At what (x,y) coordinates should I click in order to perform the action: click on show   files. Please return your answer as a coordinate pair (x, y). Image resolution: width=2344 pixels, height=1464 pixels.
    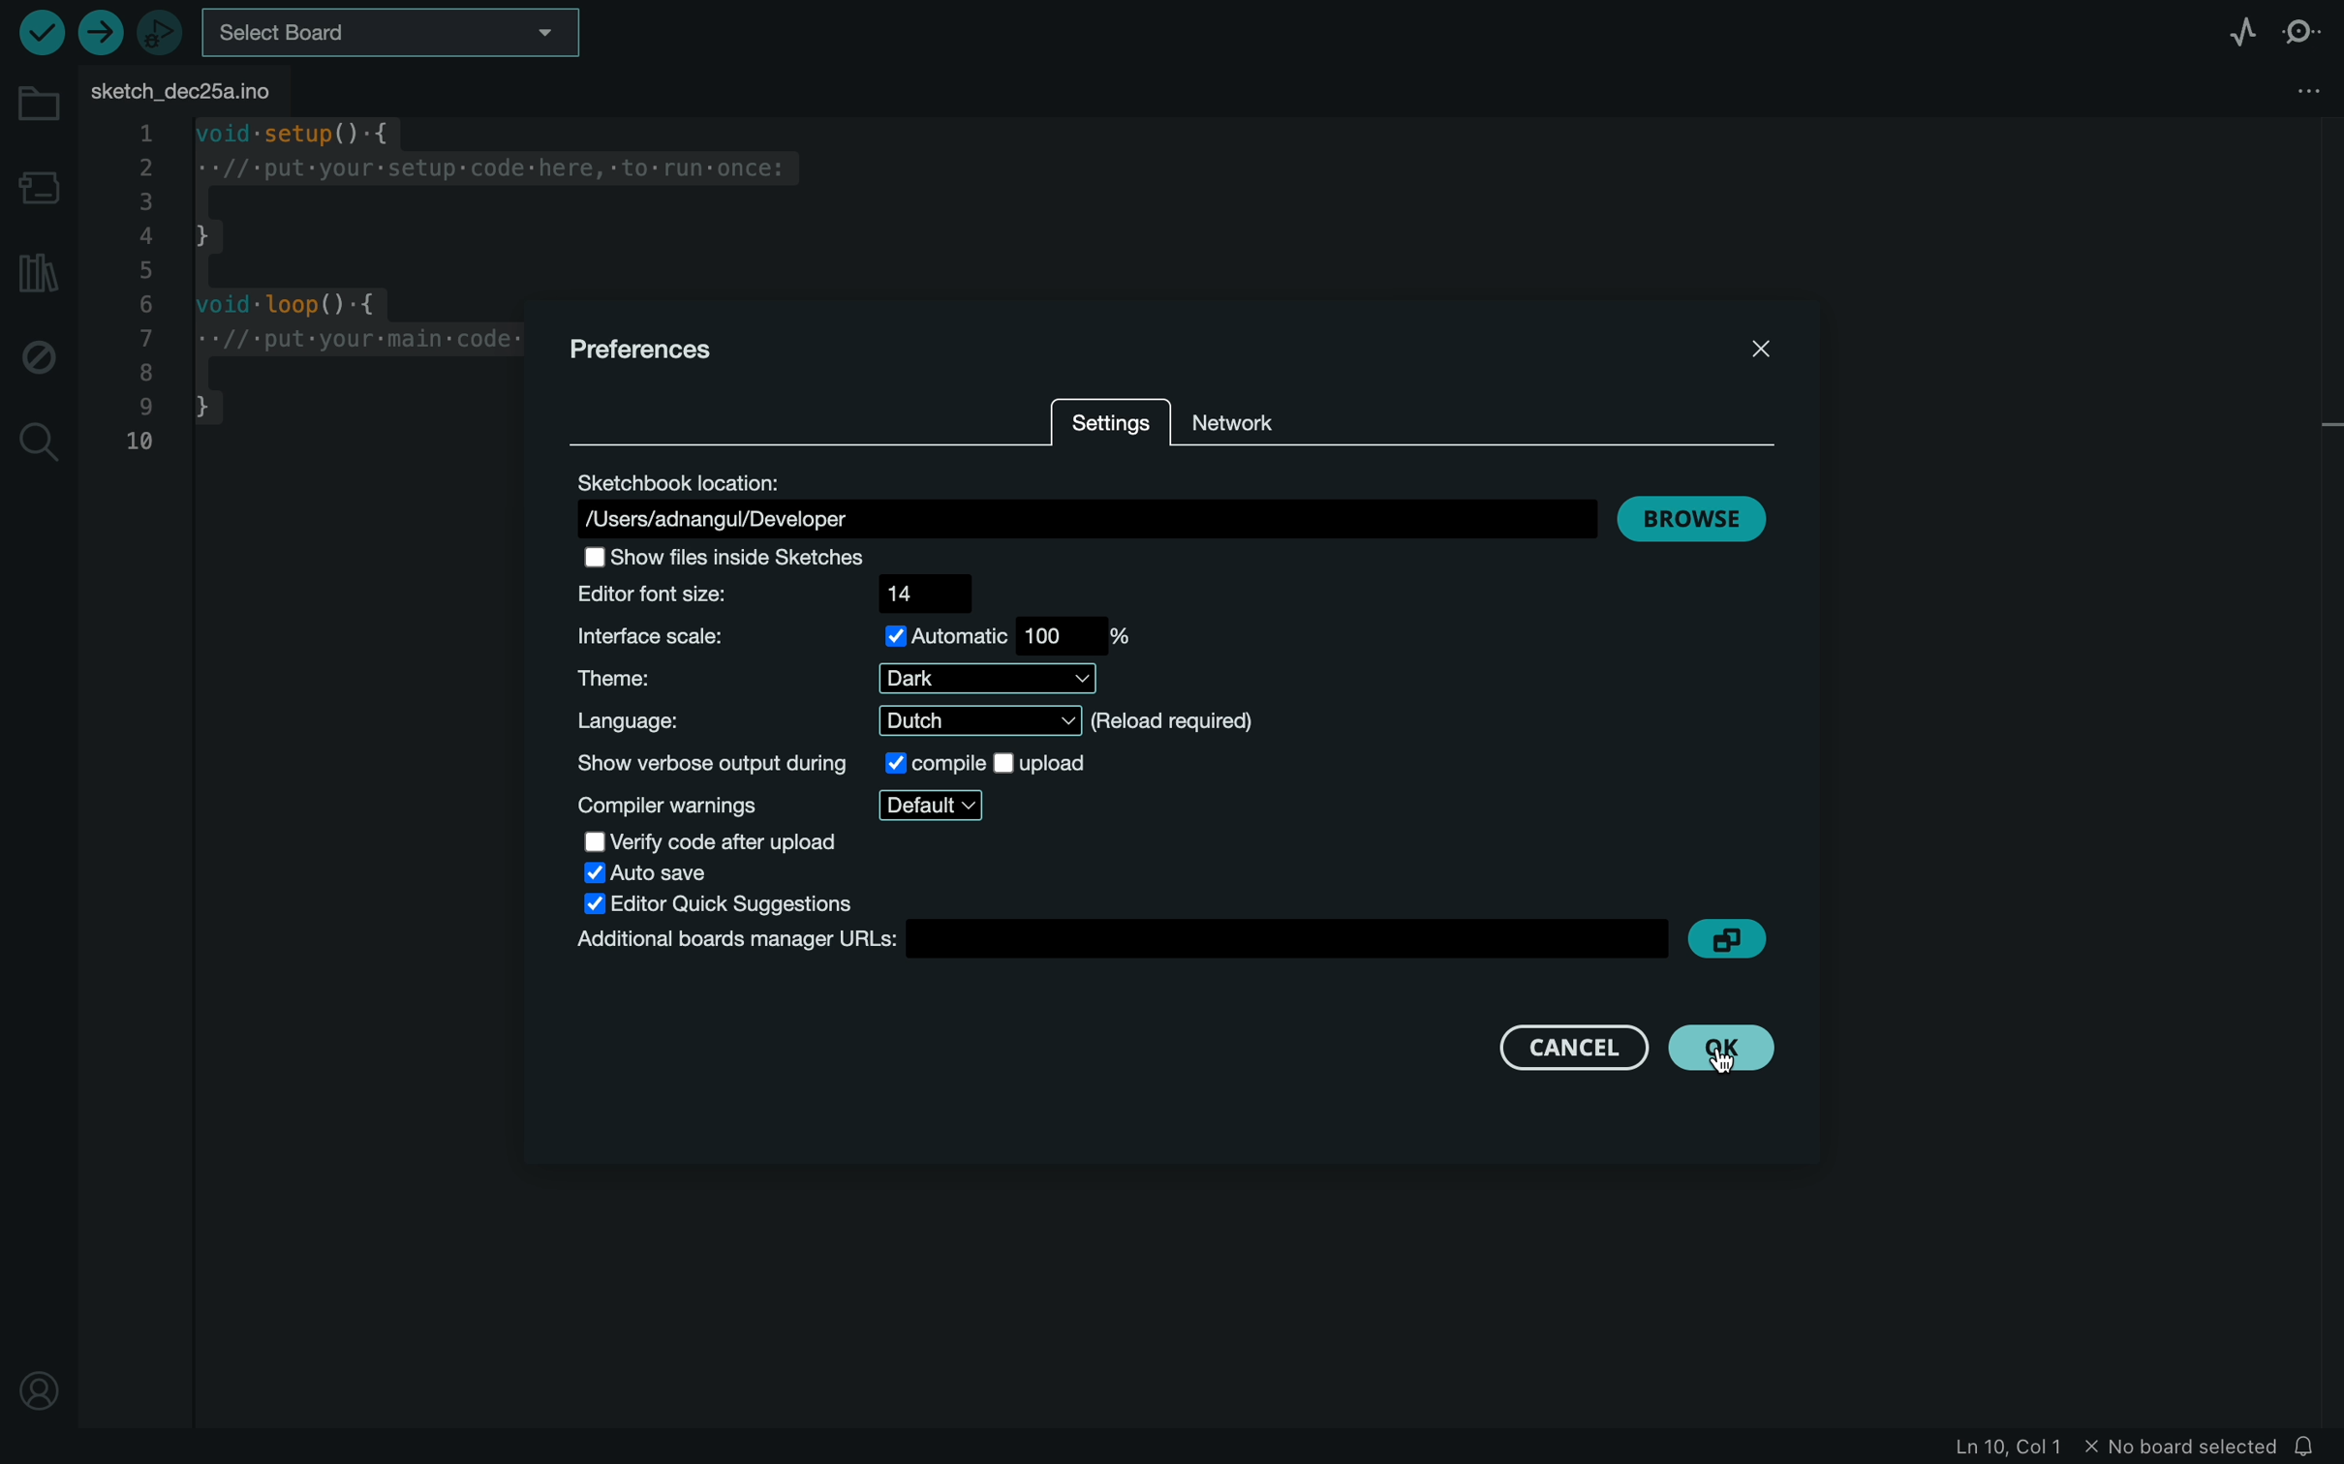
    Looking at the image, I should click on (740, 557).